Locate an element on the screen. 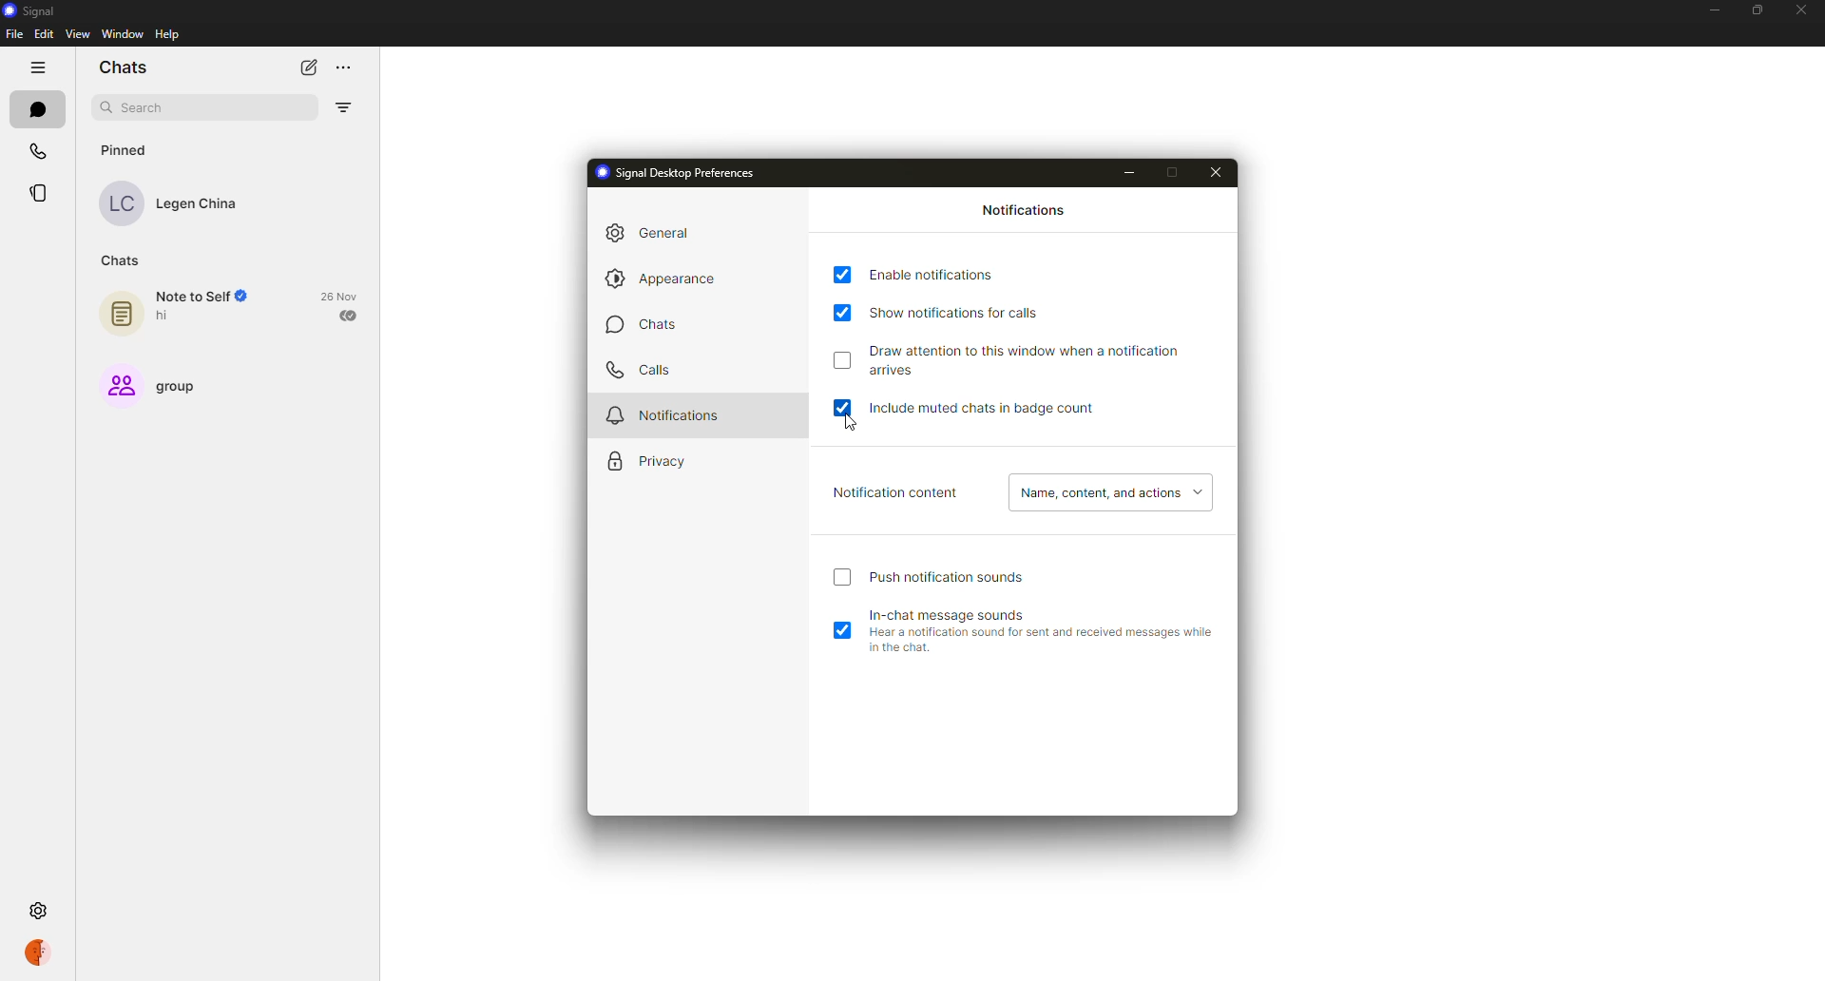 The width and height of the screenshot is (1825, 981). filter is located at coordinates (343, 107).